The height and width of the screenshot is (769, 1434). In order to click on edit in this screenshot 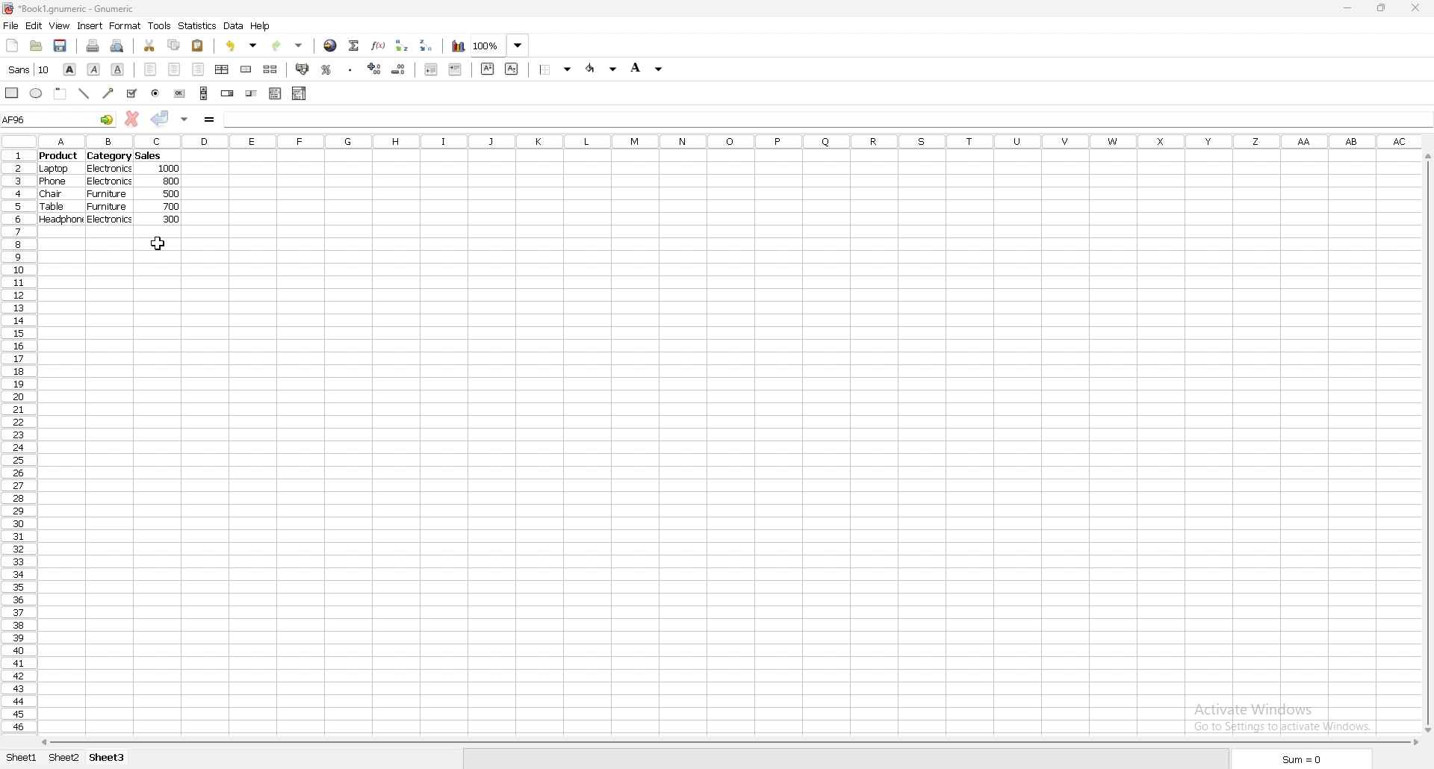, I will do `click(35, 25)`.